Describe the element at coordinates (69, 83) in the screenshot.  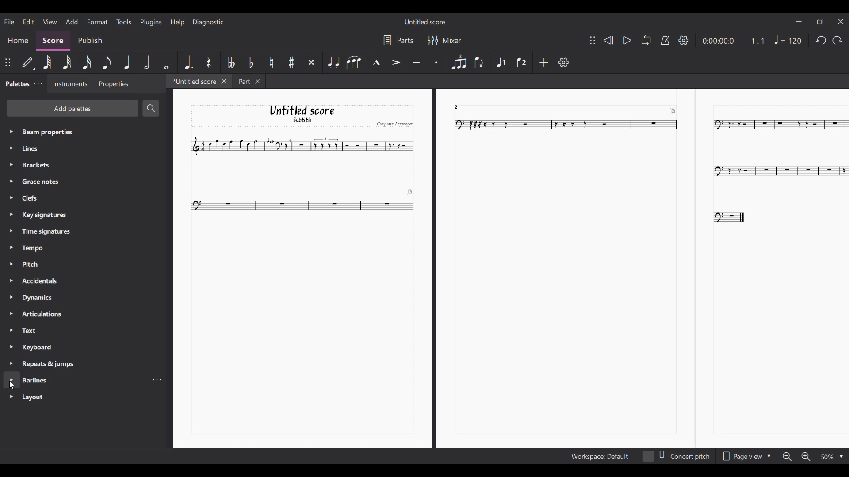
I see `Instruments tab` at that location.